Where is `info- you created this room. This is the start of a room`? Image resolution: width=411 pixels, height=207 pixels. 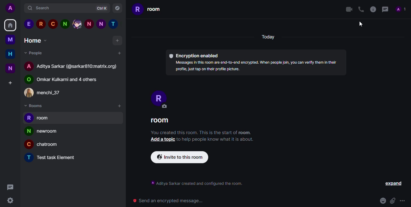 info- you created this room. This is the start of a room is located at coordinates (199, 132).